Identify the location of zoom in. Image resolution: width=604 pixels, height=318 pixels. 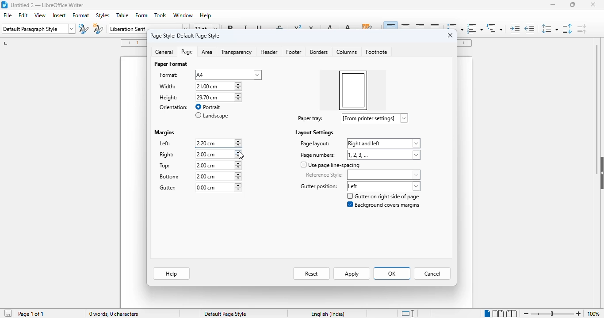
(578, 314).